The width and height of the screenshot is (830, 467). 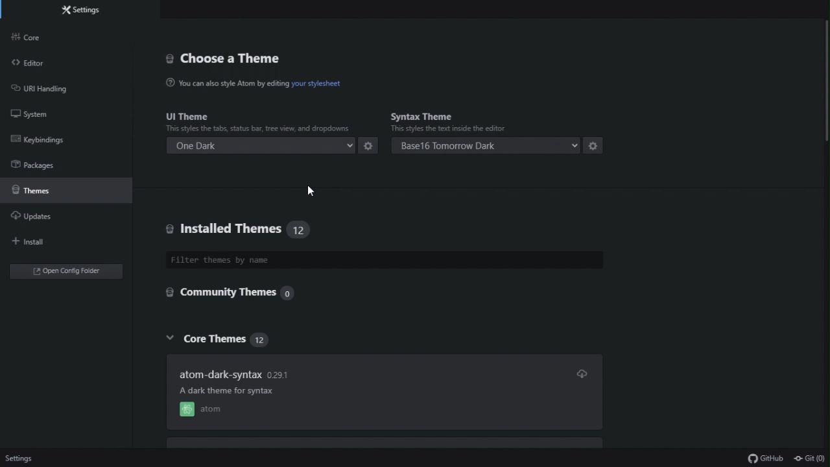 What do you see at coordinates (487, 147) in the screenshot?
I see `base16 tomorrow dark` at bounding box center [487, 147].